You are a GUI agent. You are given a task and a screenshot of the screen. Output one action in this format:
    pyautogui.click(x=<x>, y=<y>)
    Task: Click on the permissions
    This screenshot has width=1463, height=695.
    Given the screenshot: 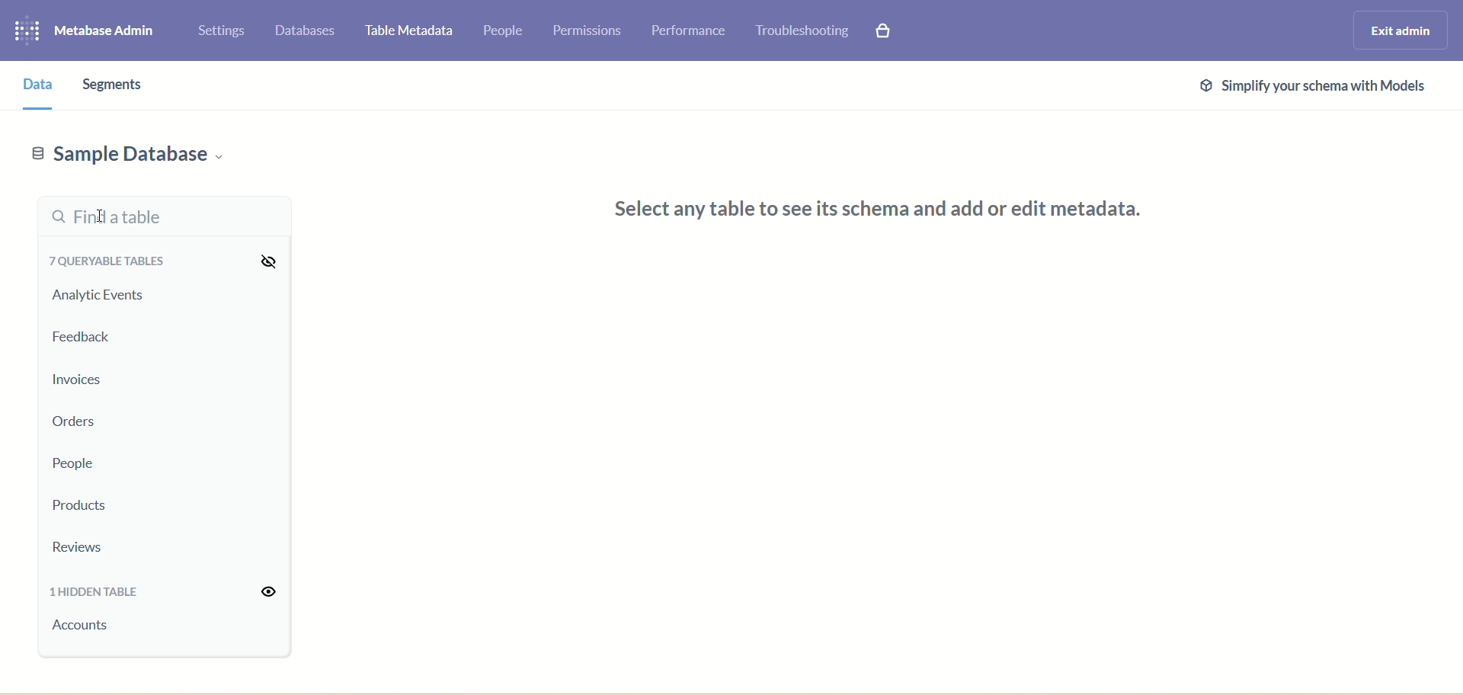 What is the action you would take?
    pyautogui.click(x=588, y=30)
    